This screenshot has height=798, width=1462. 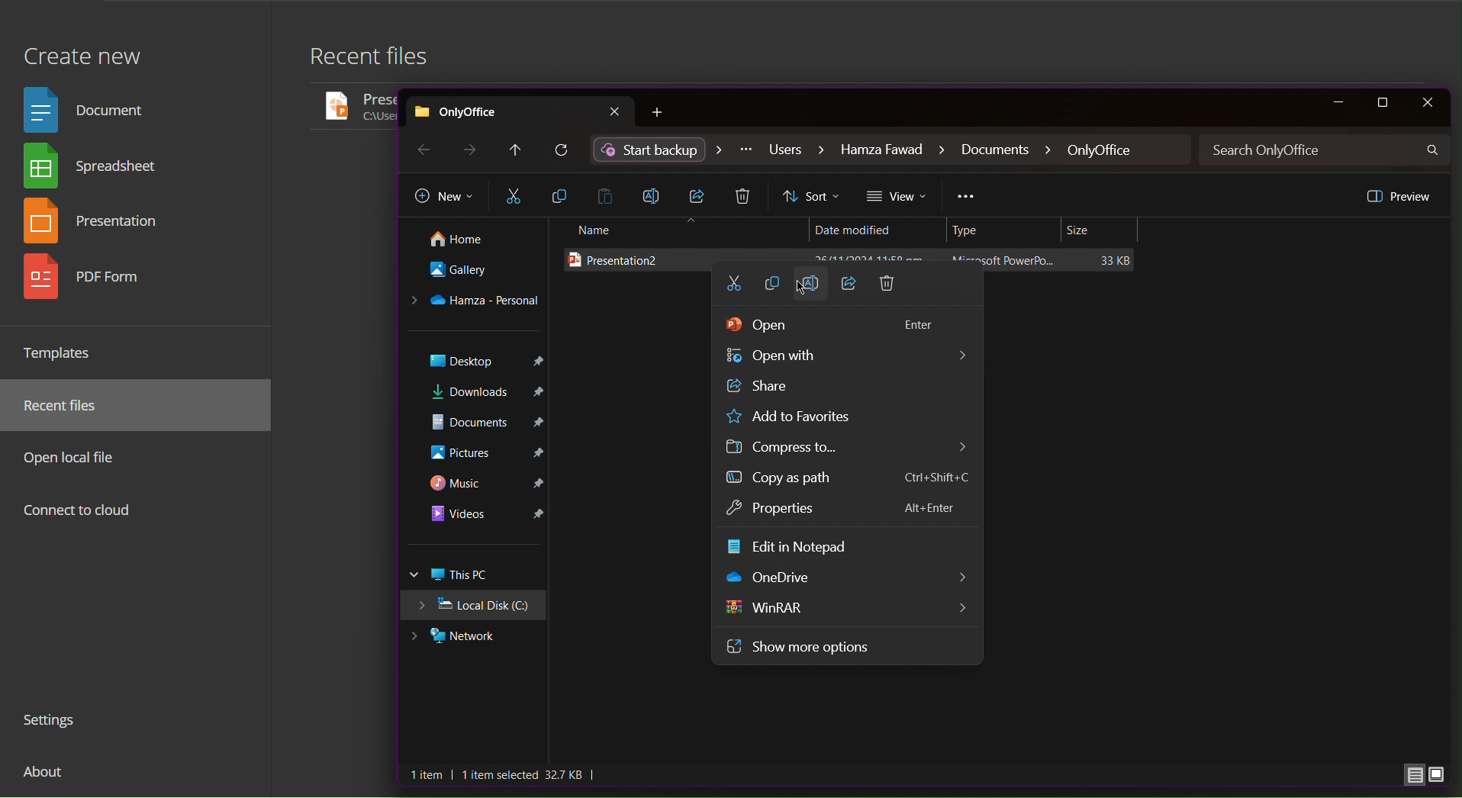 I want to click on Spreadsheet, so click(x=96, y=169).